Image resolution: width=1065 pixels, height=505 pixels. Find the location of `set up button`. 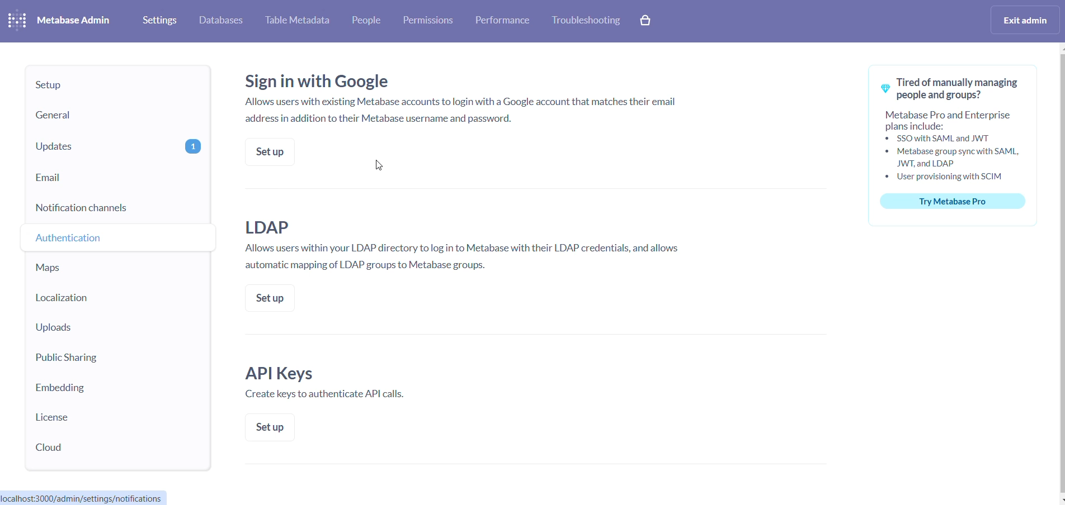

set up button is located at coordinates (268, 149).